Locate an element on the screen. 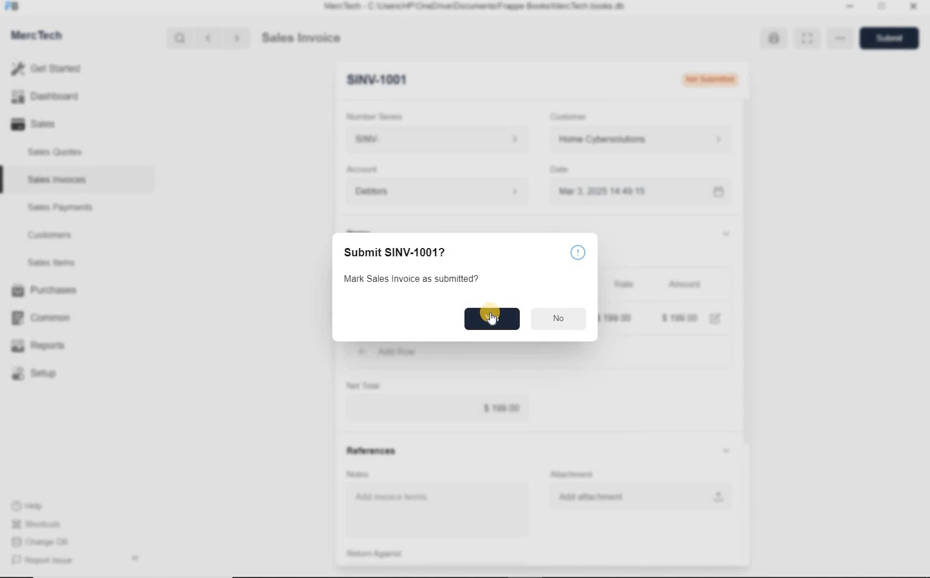 The image size is (930, 578). Dashboard is located at coordinates (50, 97).